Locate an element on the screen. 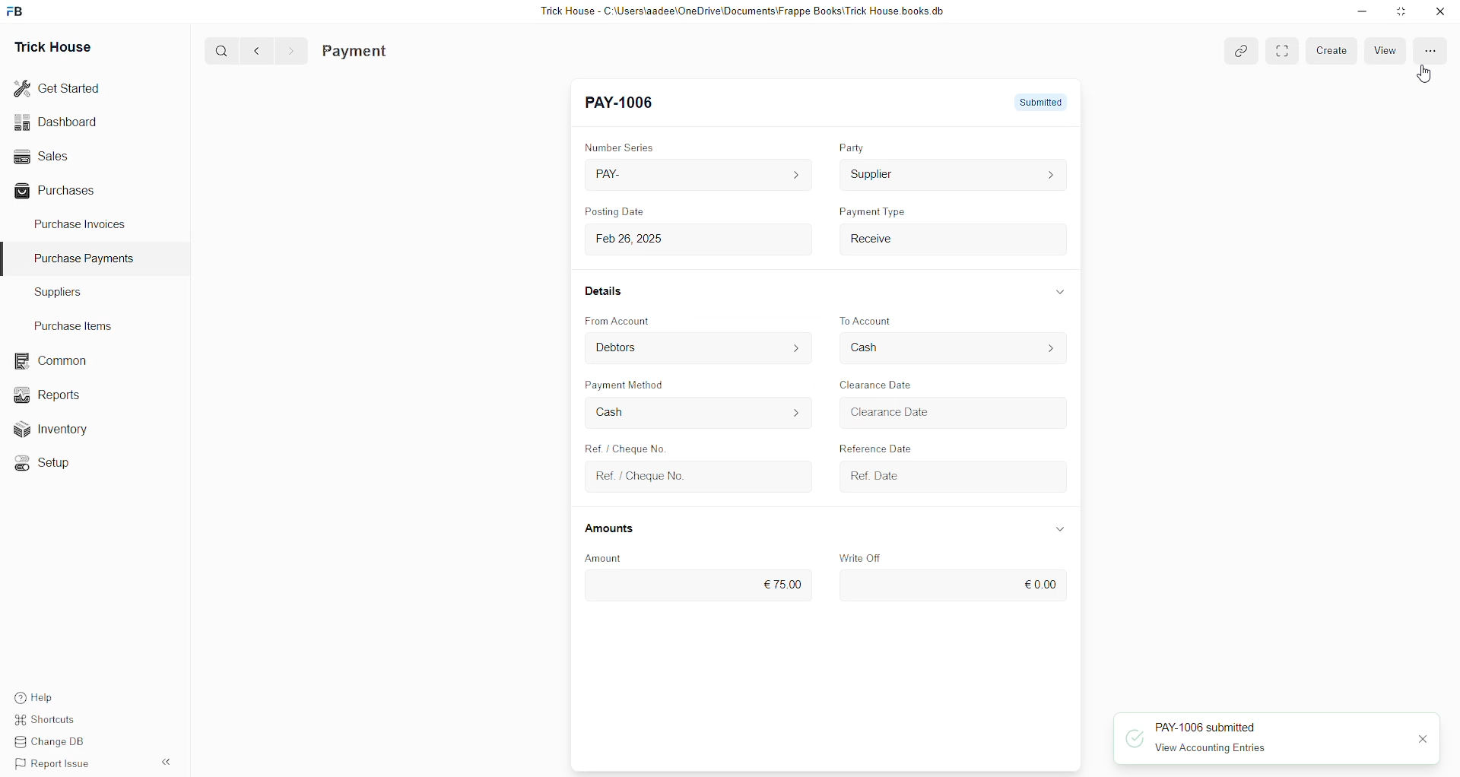 This screenshot has width=1460, height=777. search is located at coordinates (223, 51).